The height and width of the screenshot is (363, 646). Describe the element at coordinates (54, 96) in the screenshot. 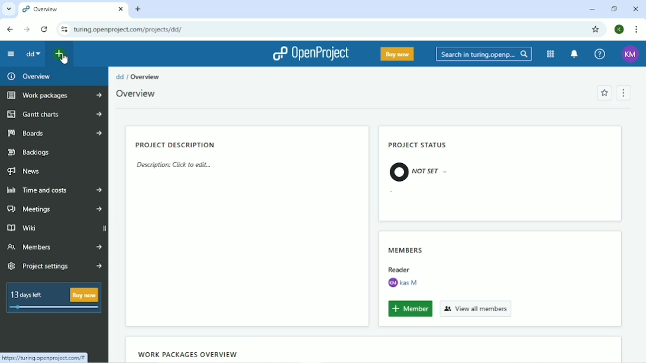

I see `Work packages` at that location.